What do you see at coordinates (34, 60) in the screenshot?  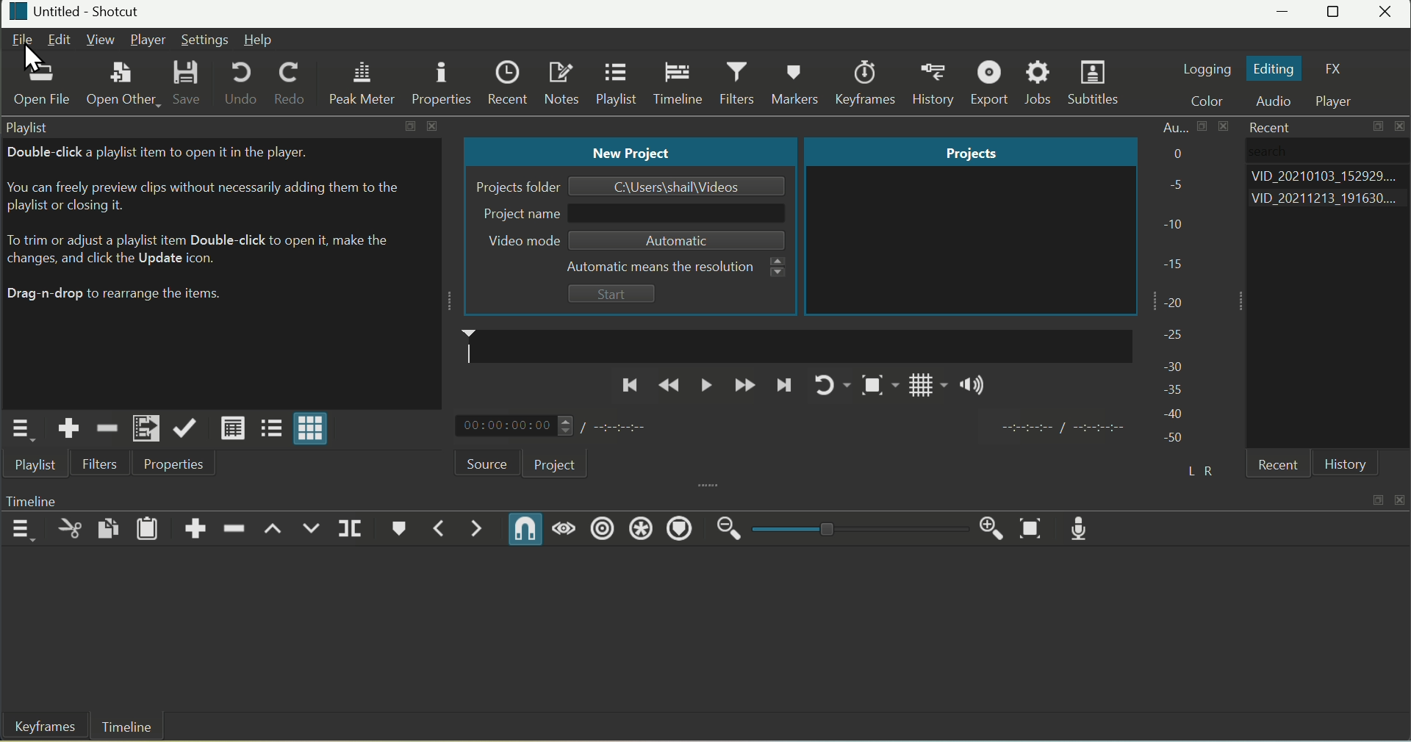 I see `cursor` at bounding box center [34, 60].